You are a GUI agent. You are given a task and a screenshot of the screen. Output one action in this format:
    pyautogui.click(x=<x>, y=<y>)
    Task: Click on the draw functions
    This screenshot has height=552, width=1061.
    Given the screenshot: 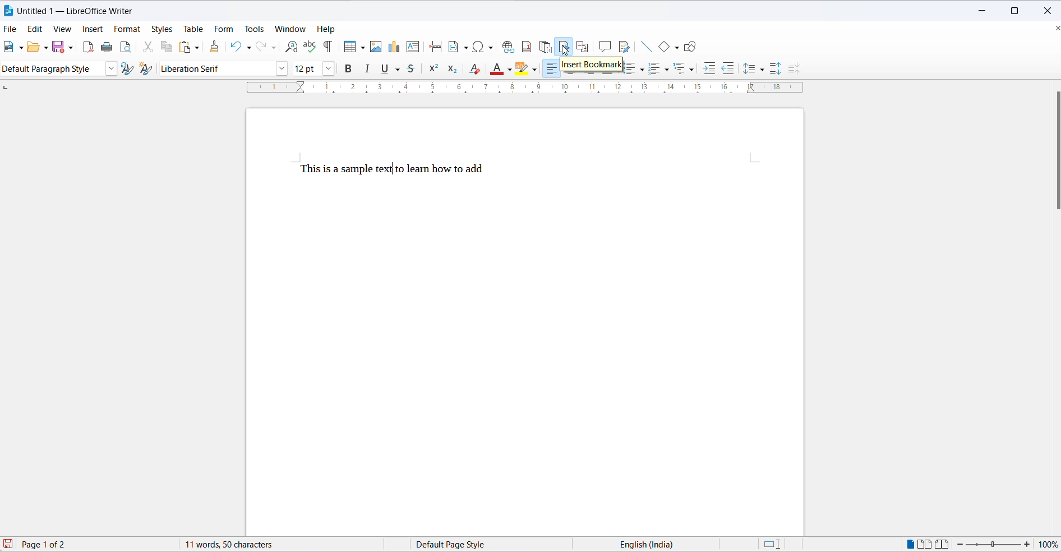 What is the action you would take?
    pyautogui.click(x=690, y=45)
    